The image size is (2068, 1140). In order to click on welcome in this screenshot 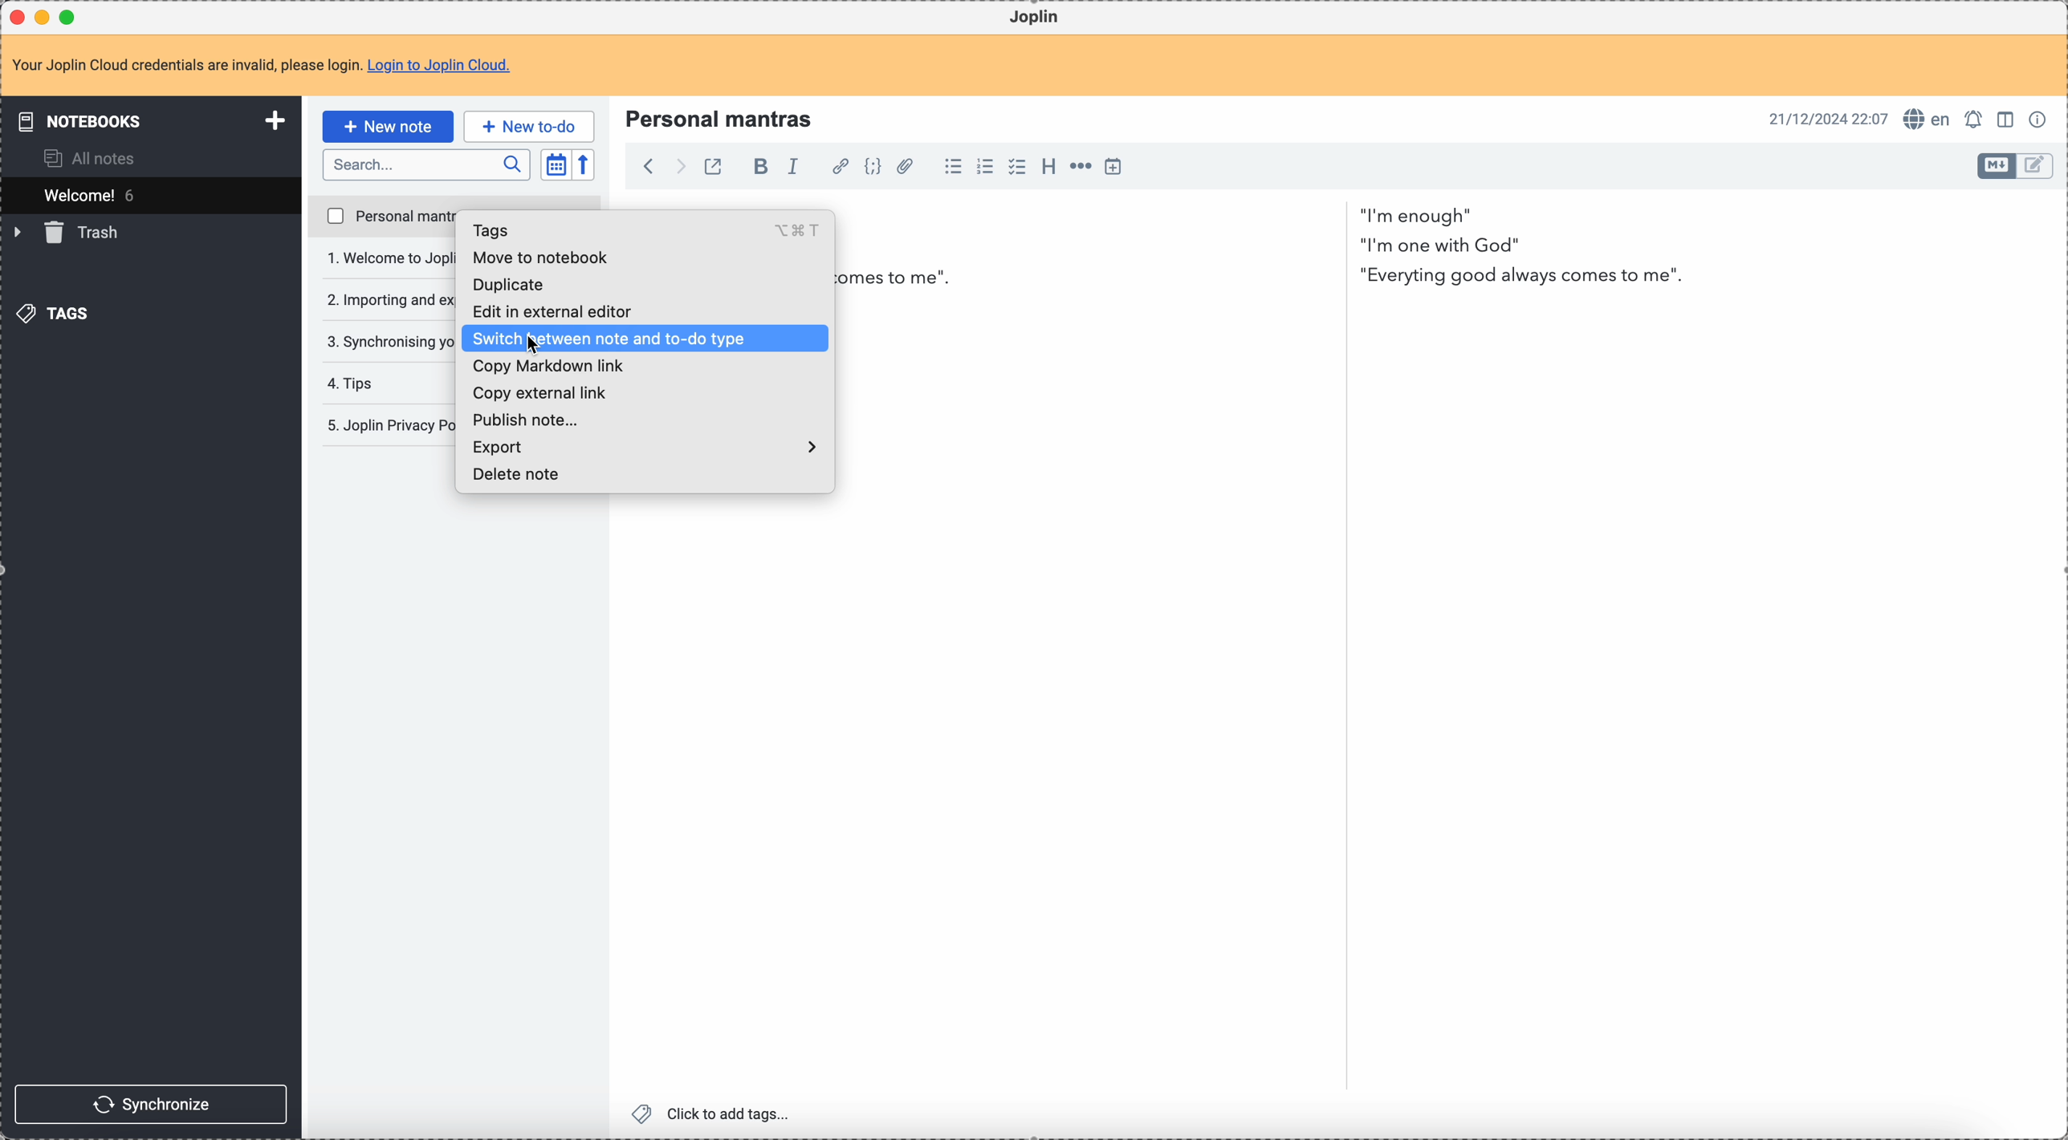, I will do `click(150, 195)`.